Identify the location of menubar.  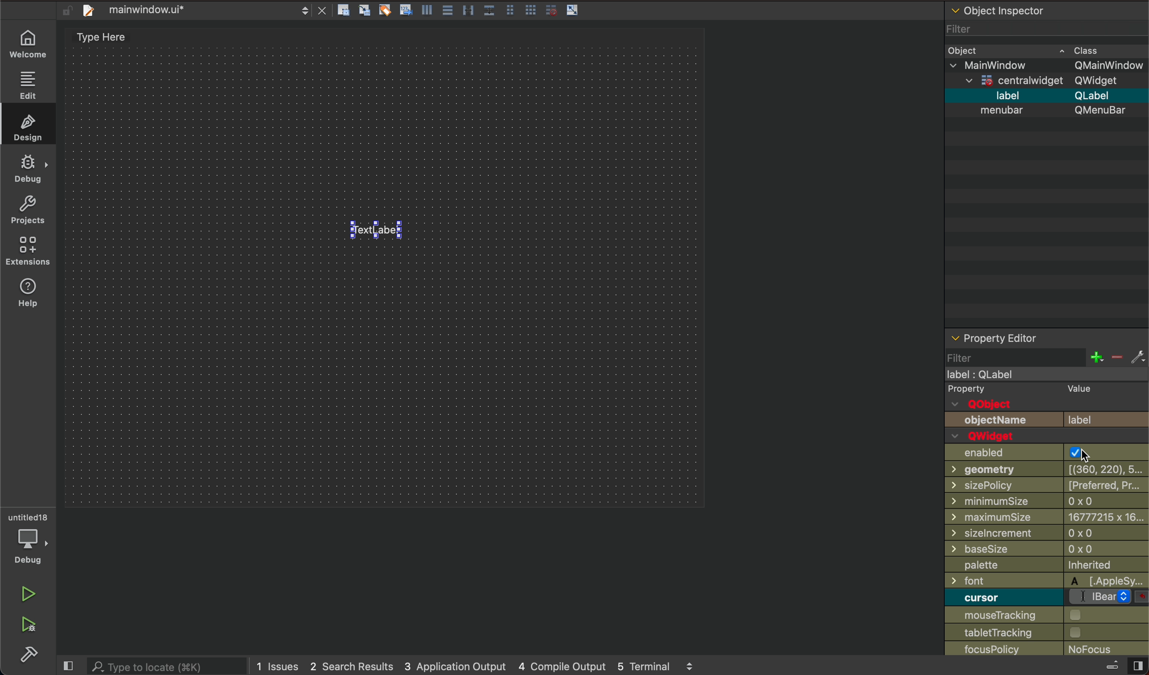
(1000, 111).